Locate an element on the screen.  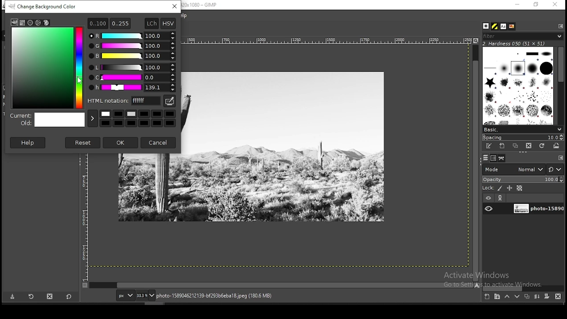
lch is located at coordinates (151, 23).